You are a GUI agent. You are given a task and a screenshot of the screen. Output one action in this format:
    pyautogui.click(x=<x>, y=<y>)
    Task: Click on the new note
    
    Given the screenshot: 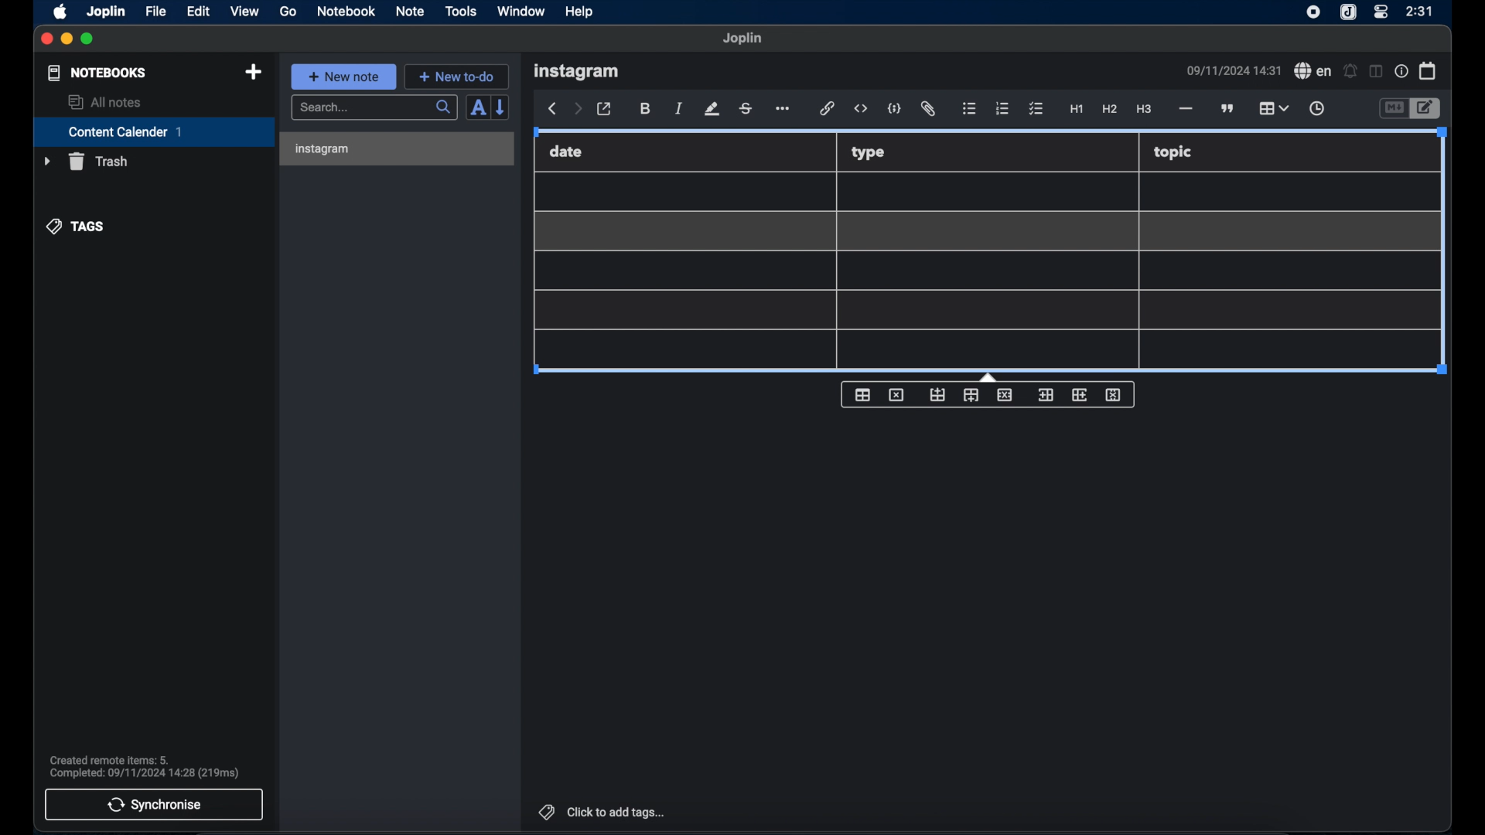 What is the action you would take?
    pyautogui.click(x=344, y=77)
    